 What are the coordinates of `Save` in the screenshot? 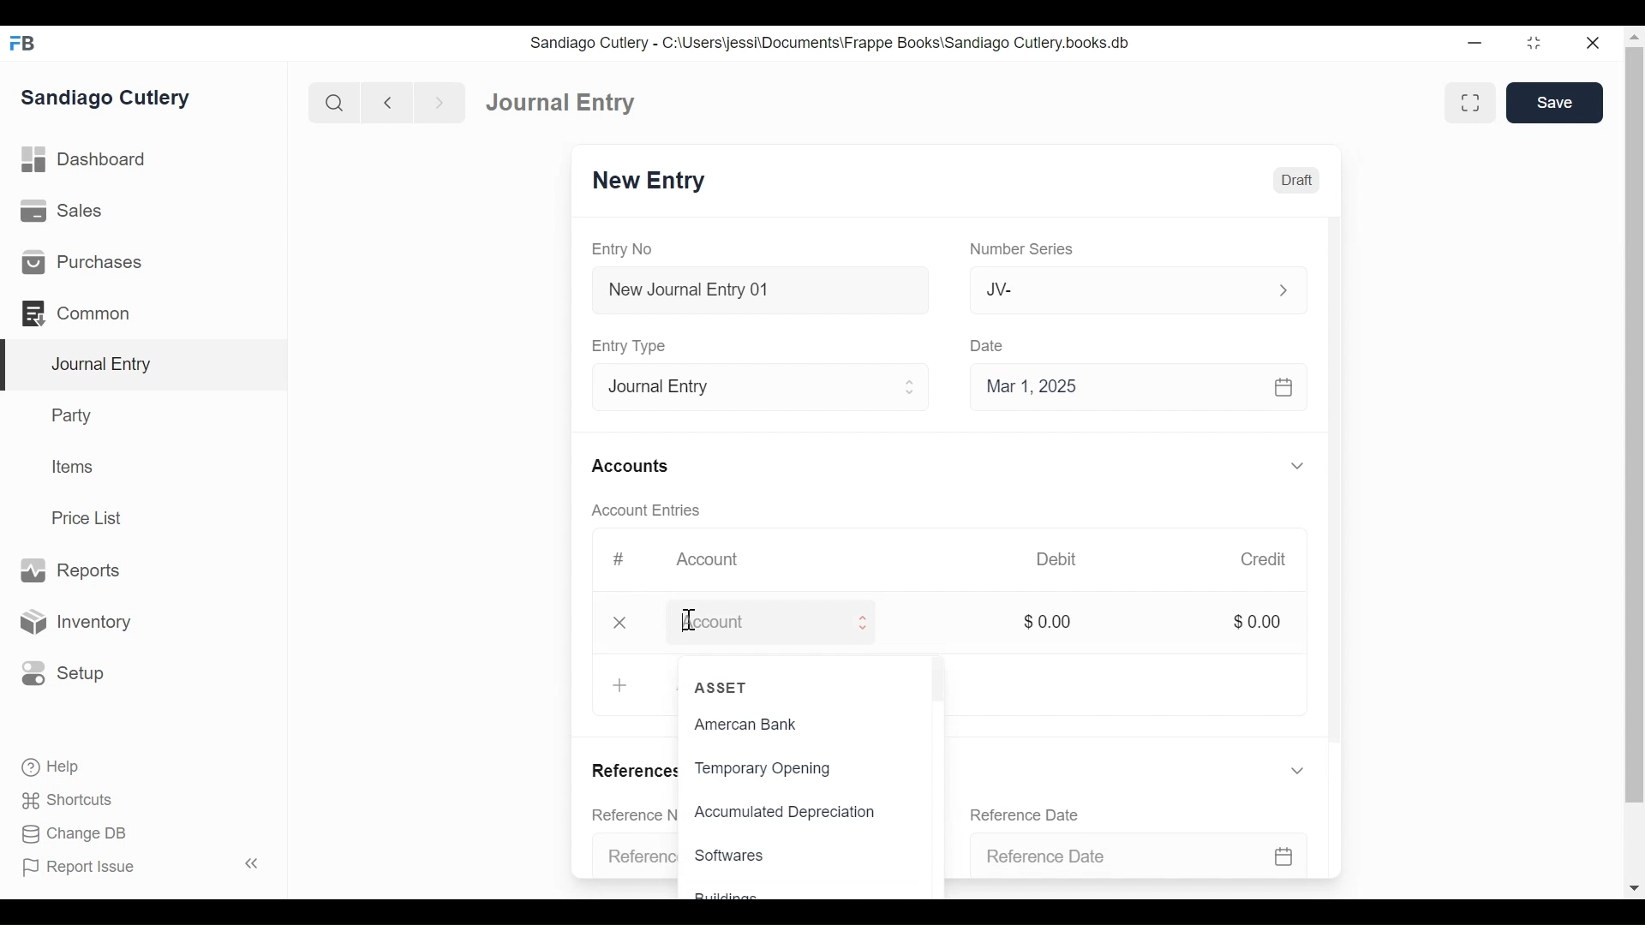 It's located at (1558, 103).